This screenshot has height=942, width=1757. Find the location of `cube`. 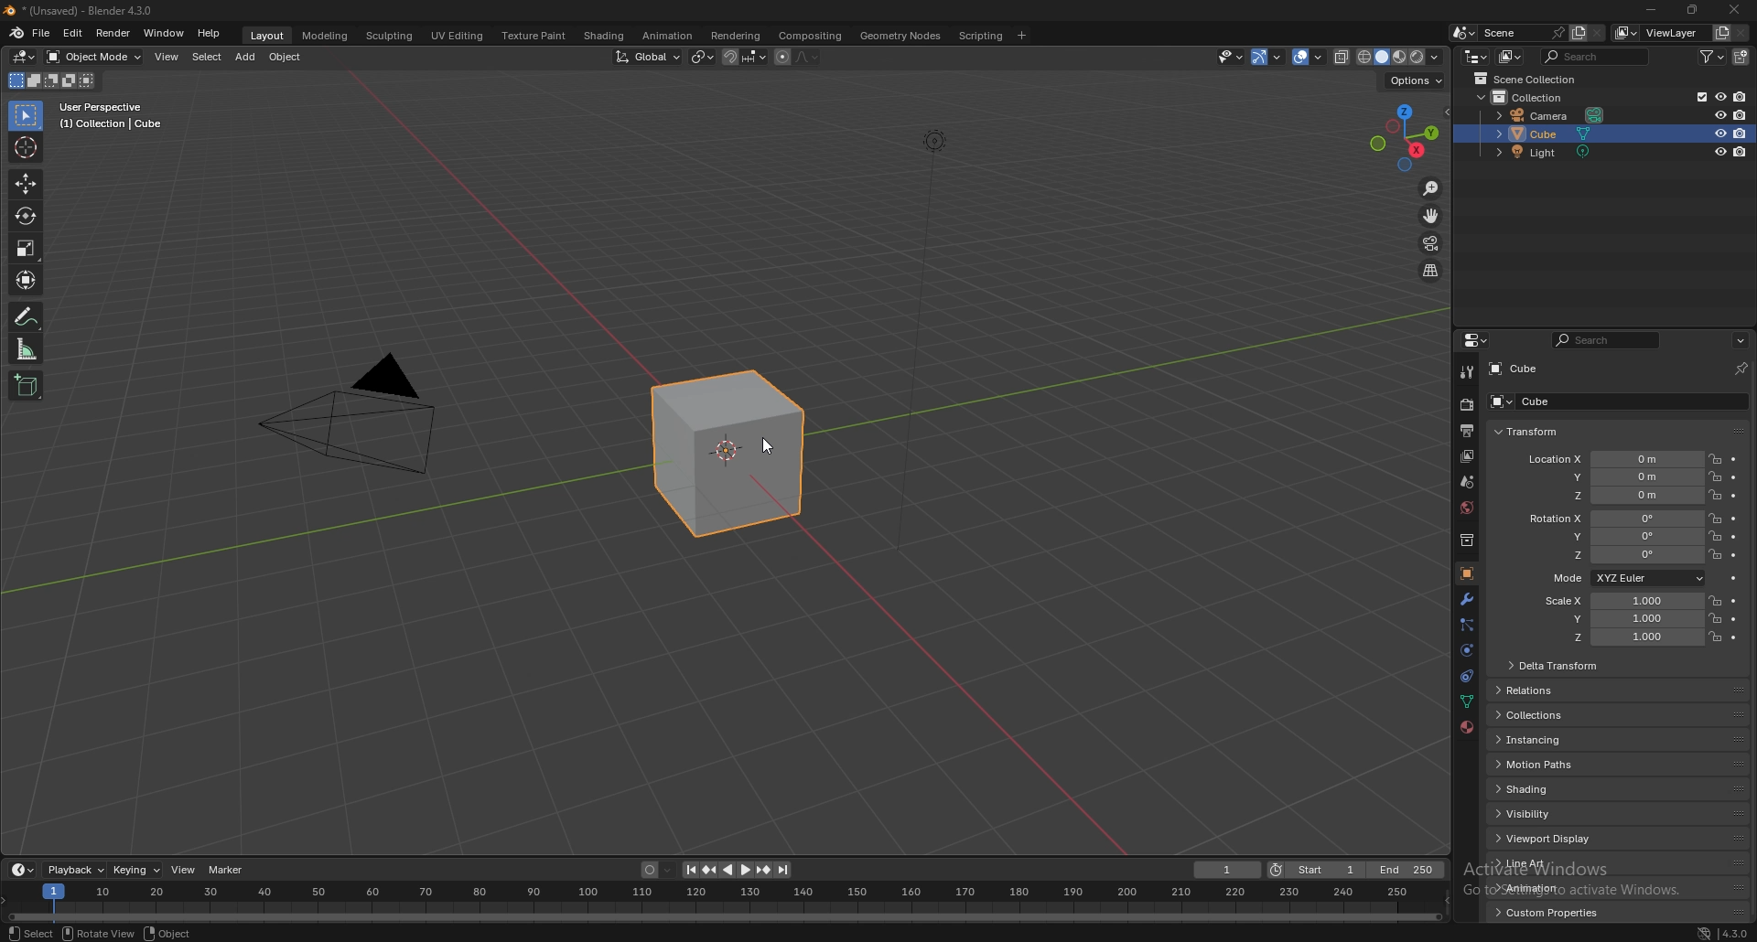

cube is located at coordinates (1581, 401).